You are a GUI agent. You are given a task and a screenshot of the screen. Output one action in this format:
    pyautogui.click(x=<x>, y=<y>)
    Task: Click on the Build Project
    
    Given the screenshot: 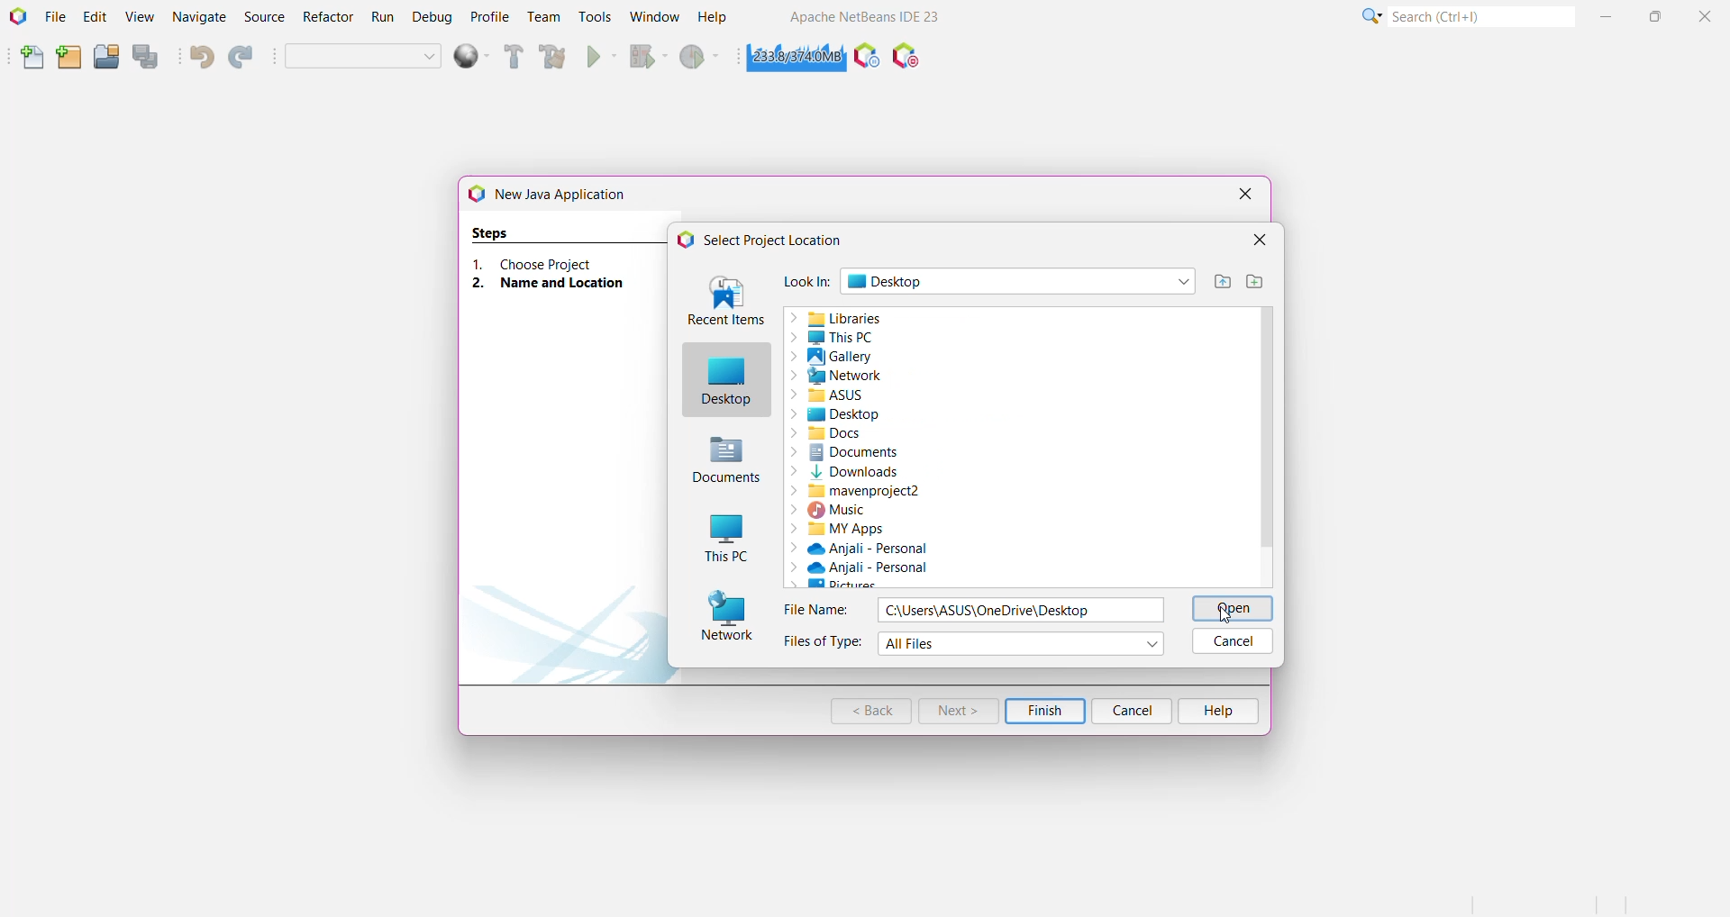 What is the action you would take?
    pyautogui.click(x=511, y=59)
    